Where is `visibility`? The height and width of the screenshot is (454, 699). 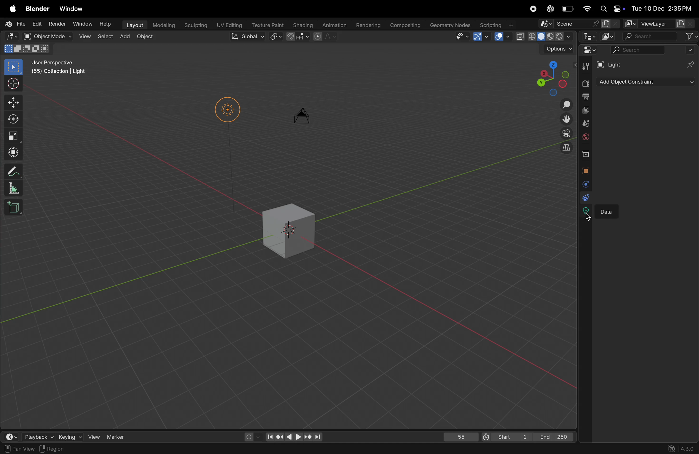 visibility is located at coordinates (460, 37).